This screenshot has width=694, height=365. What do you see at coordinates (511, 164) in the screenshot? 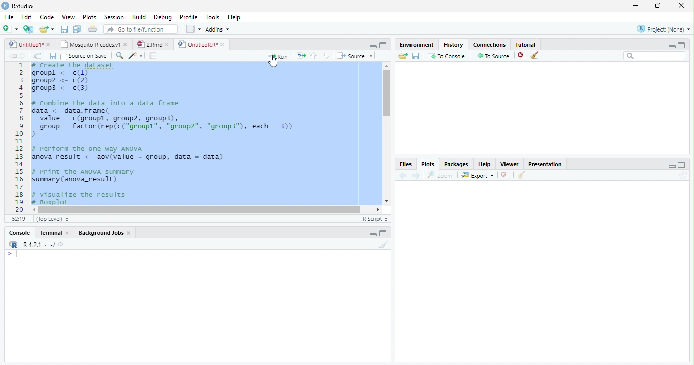
I see `Viewer` at bounding box center [511, 164].